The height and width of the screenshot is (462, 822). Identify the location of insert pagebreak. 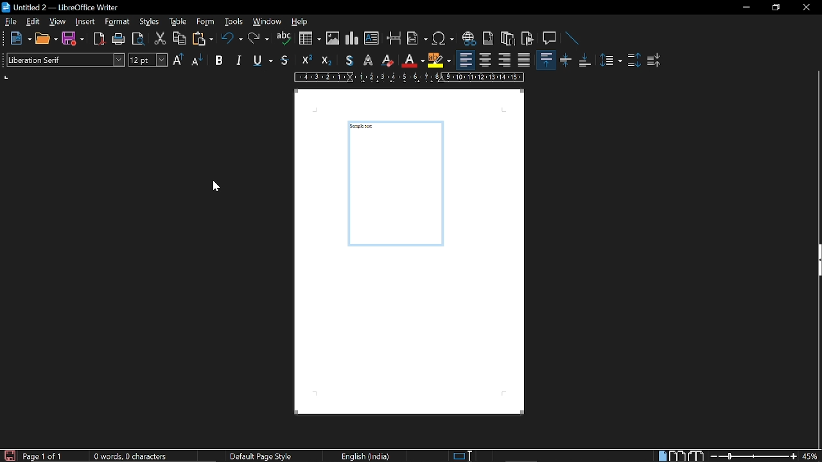
(394, 40).